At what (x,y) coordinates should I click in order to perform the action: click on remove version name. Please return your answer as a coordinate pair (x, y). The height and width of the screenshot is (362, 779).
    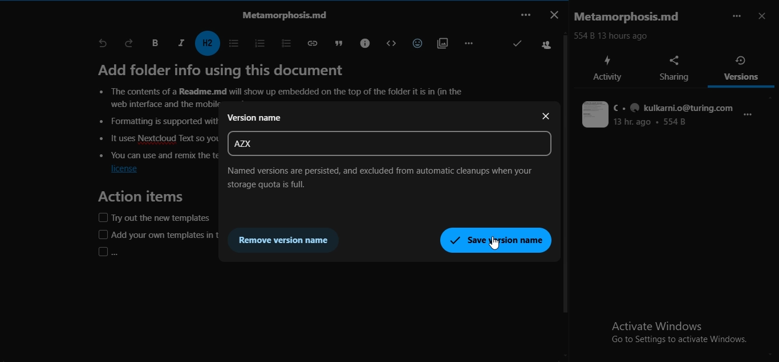
    Looking at the image, I should click on (287, 239).